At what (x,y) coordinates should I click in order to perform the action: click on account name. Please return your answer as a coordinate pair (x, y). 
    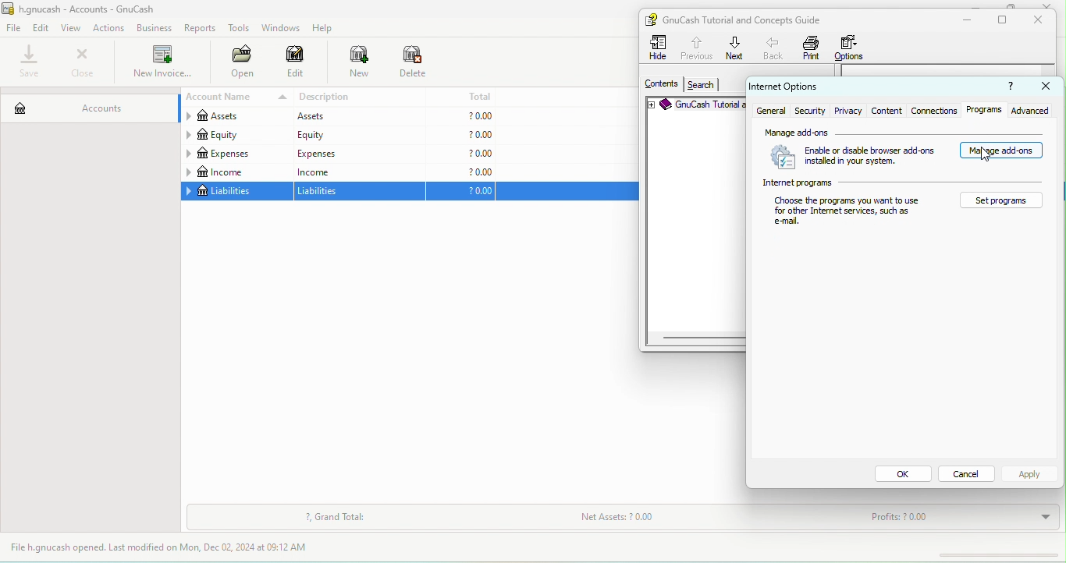
    Looking at the image, I should click on (234, 97).